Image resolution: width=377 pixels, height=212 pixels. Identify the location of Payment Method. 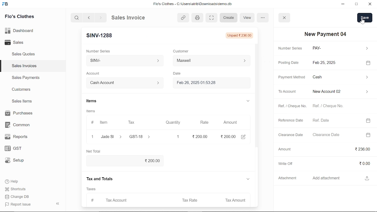
(290, 77).